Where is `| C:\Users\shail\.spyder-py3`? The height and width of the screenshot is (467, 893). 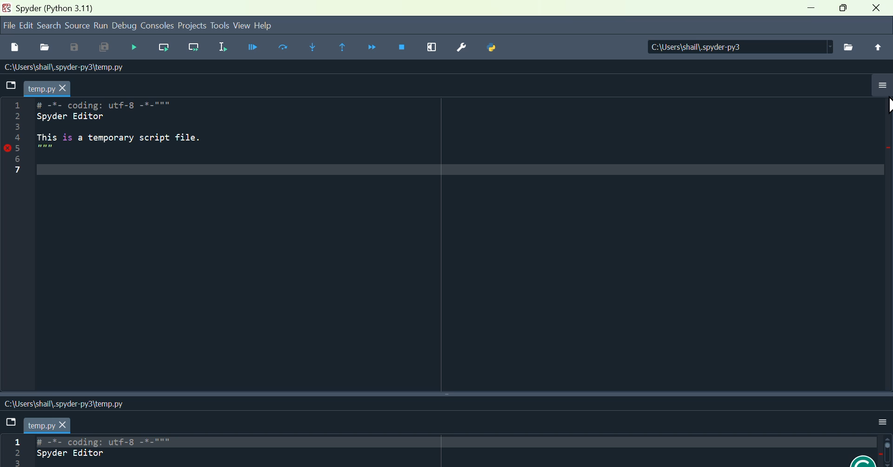 | C:\Users\shail\.spyder-py3 is located at coordinates (736, 47).